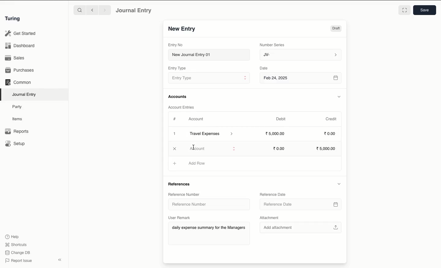 The width and height of the screenshot is (441, 268). I want to click on Sales, so click(16, 58).